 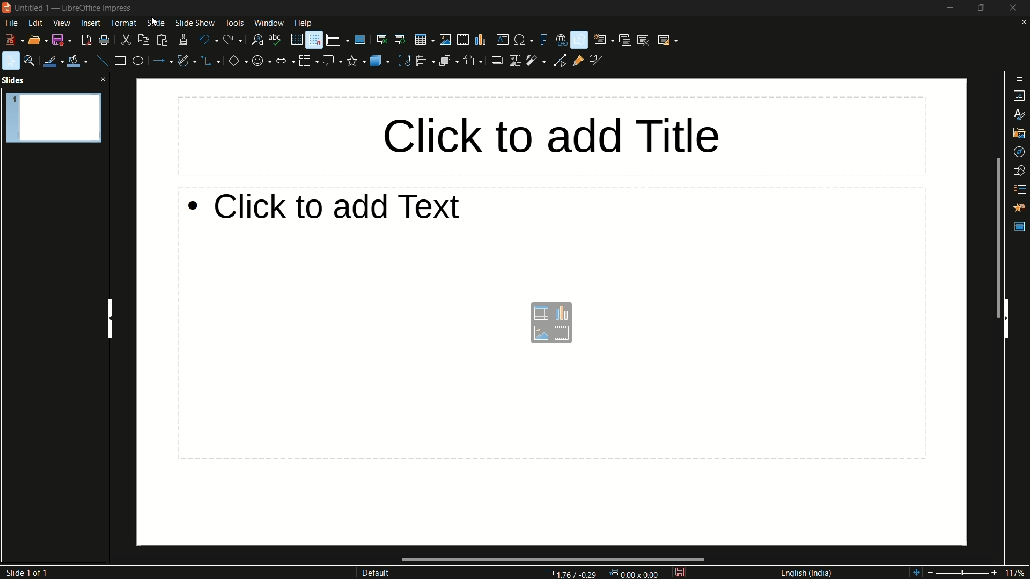 What do you see at coordinates (1007, 318) in the screenshot?
I see `hide` at bounding box center [1007, 318].